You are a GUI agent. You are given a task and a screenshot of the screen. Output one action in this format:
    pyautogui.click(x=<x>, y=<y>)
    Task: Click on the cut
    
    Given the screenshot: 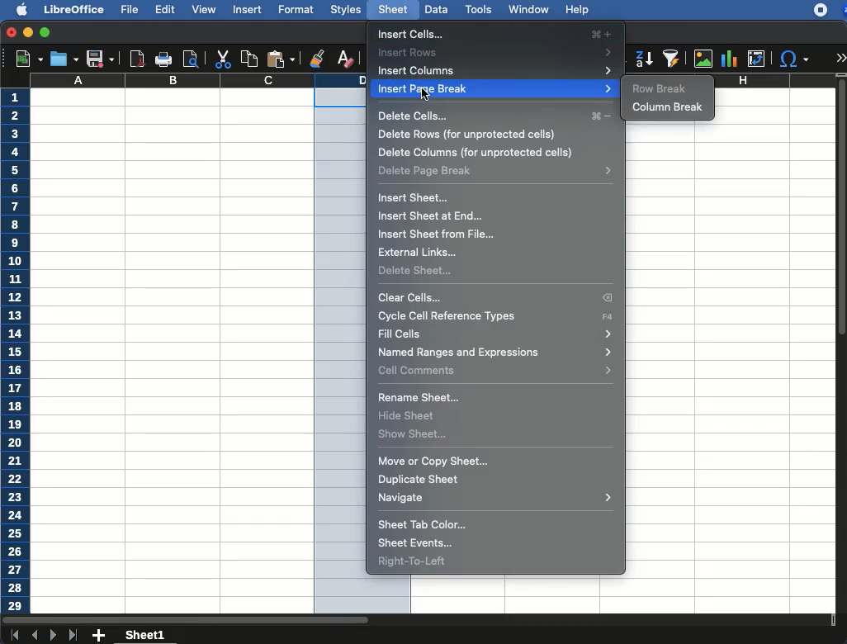 What is the action you would take?
    pyautogui.click(x=222, y=59)
    